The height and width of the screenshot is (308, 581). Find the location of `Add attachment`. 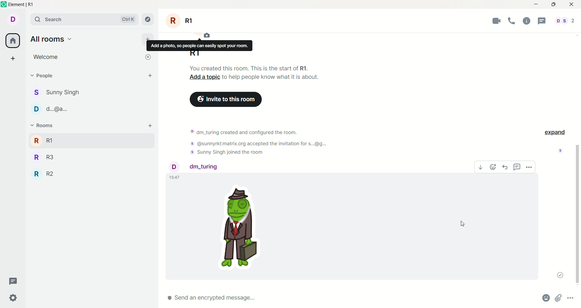

Add attachment is located at coordinates (558, 298).